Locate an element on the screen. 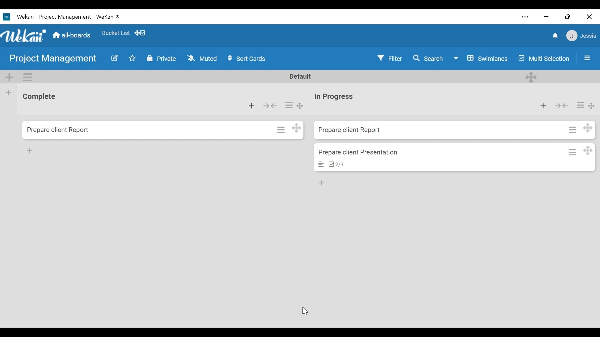 This screenshot has width=600, height=337. Board View is located at coordinates (479, 58).